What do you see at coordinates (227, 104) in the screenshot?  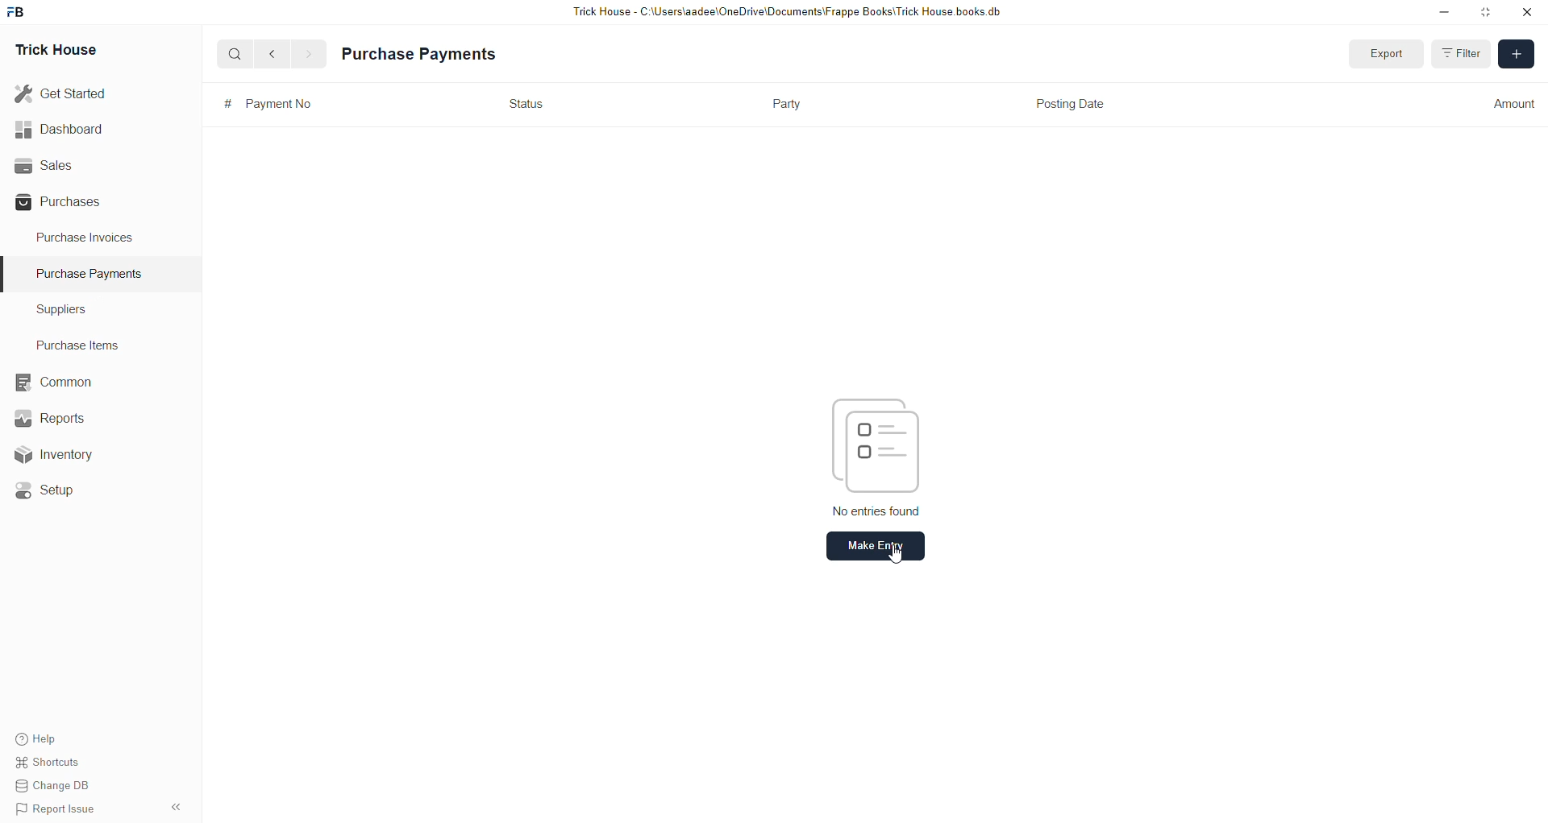 I see `serial no` at bounding box center [227, 104].